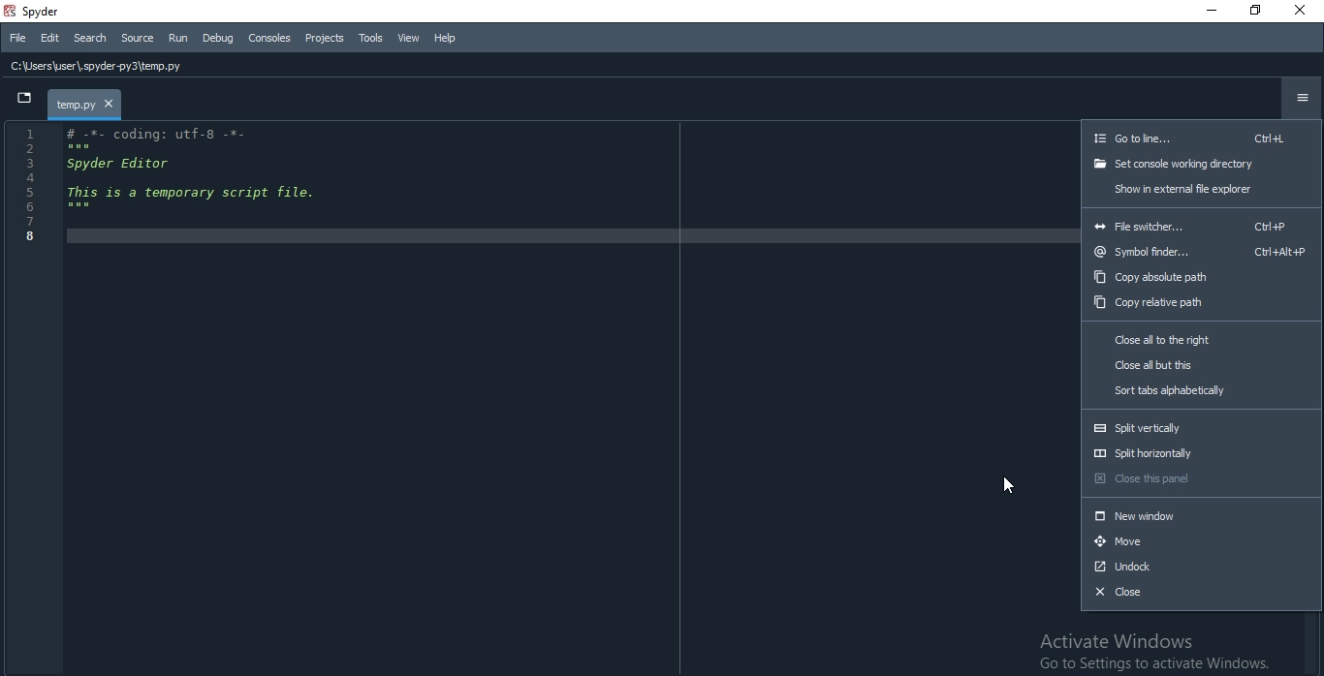 The image size is (1324, 676). Describe the element at coordinates (1257, 11) in the screenshot. I see `Restore` at that location.